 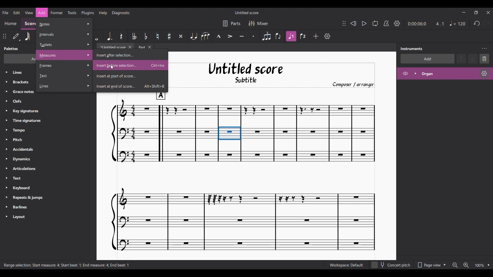 What do you see at coordinates (42, 13) in the screenshot?
I see `Add menu highlighted` at bounding box center [42, 13].